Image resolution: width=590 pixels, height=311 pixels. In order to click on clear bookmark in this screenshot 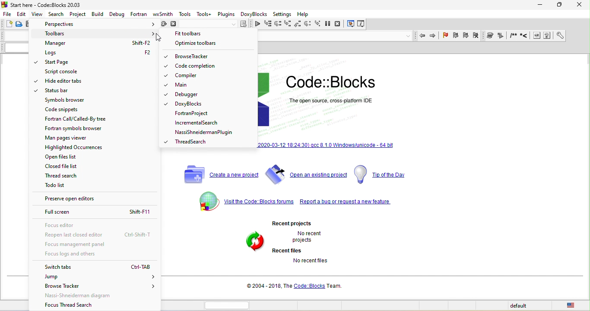, I will do `click(478, 36)`.